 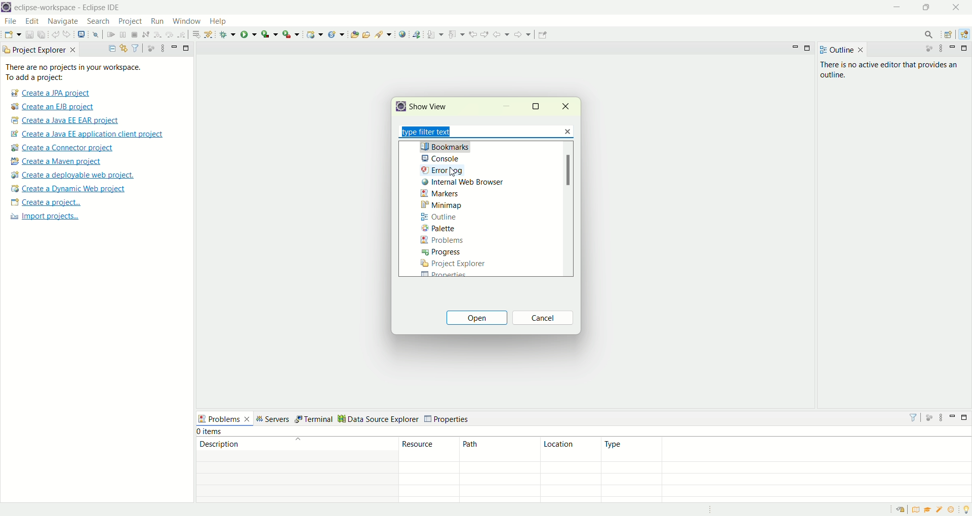 I want to click on skip all the breakpoints, so click(x=95, y=35).